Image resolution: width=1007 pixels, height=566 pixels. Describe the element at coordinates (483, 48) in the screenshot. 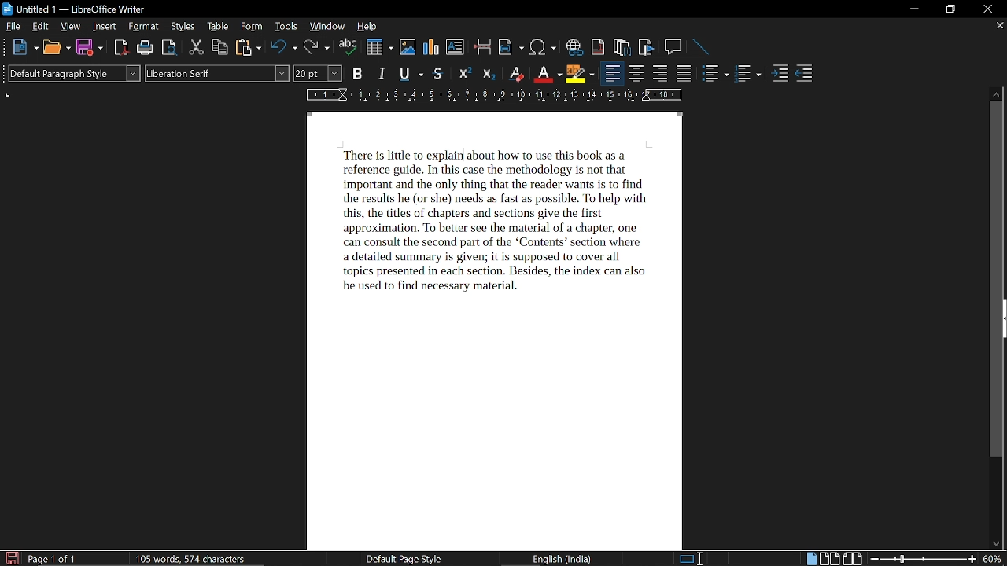

I see `insert page break` at that location.